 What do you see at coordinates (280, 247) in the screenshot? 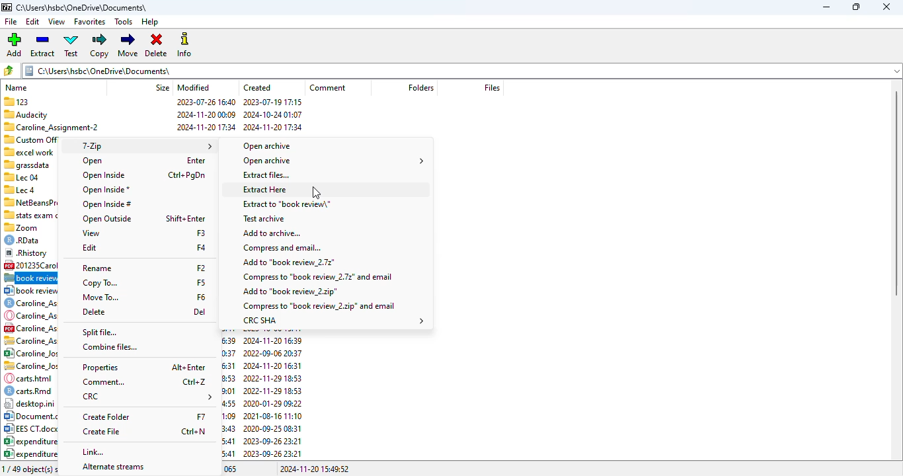
I see `compress and email` at bounding box center [280, 247].